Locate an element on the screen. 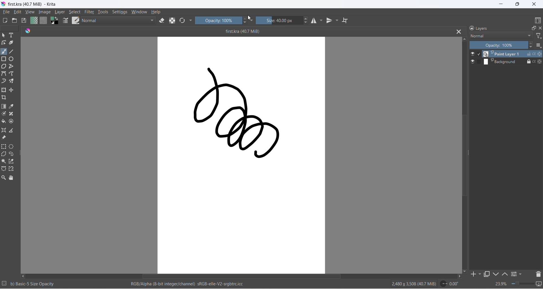 The width and height of the screenshot is (543, 289). polyline is located at coordinates (11, 66).